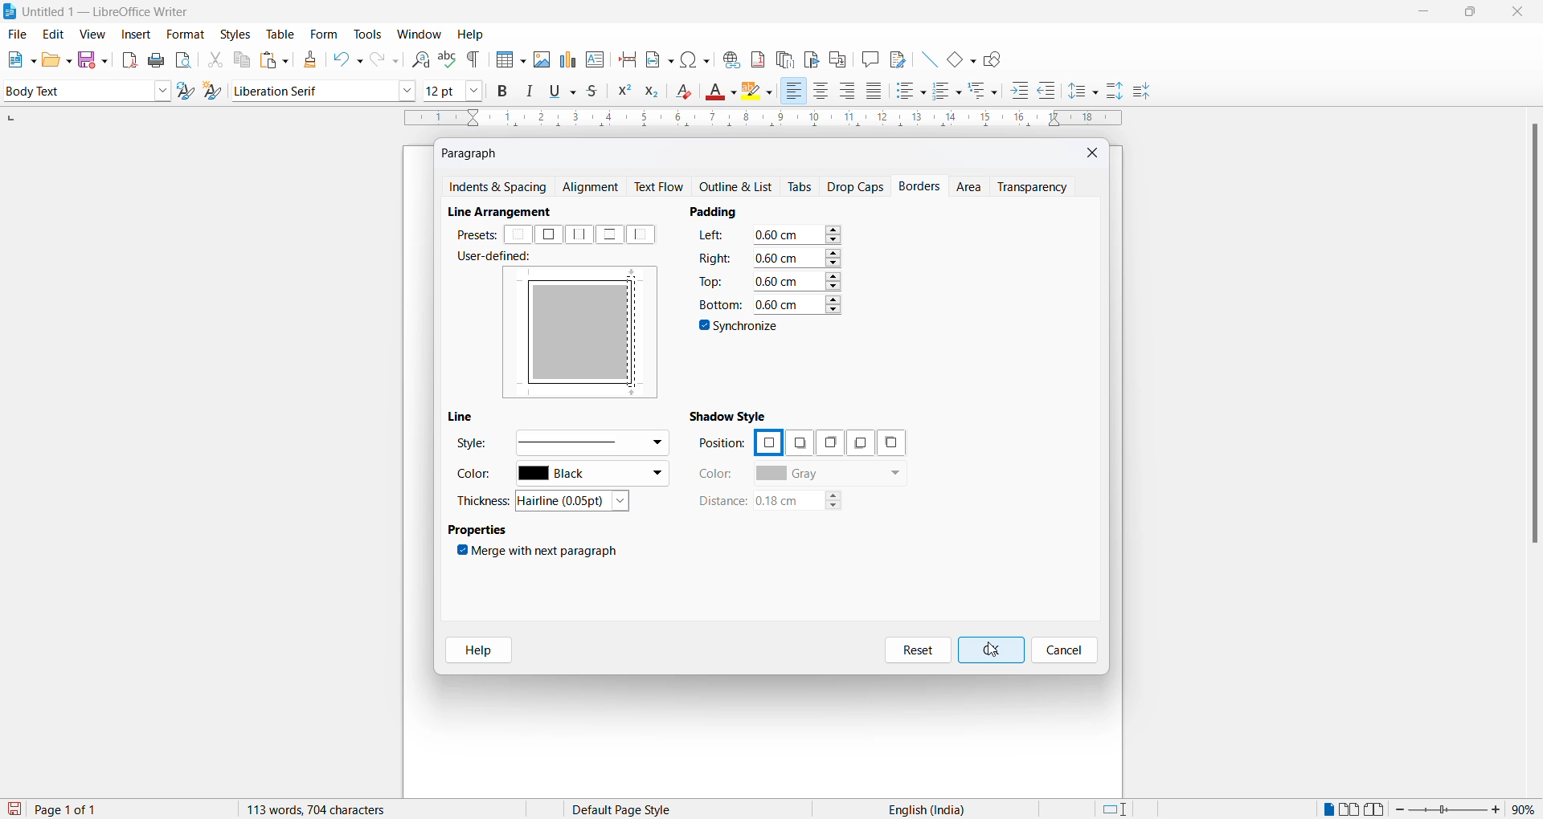 Image resolution: width=1543 pixels, height=819 pixels. I want to click on area, so click(971, 188).